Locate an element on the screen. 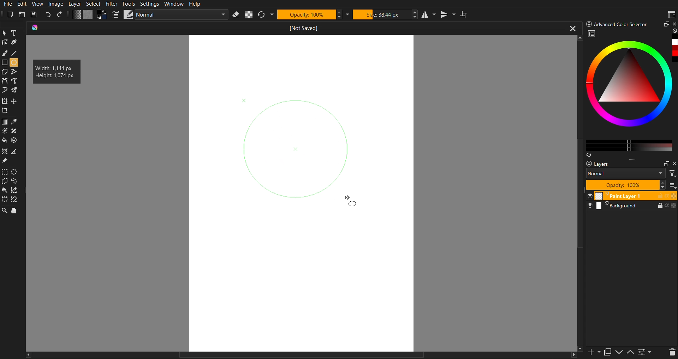 Image resolution: width=678 pixels, height=359 pixels. Horizontal Mirror is located at coordinates (427, 14).